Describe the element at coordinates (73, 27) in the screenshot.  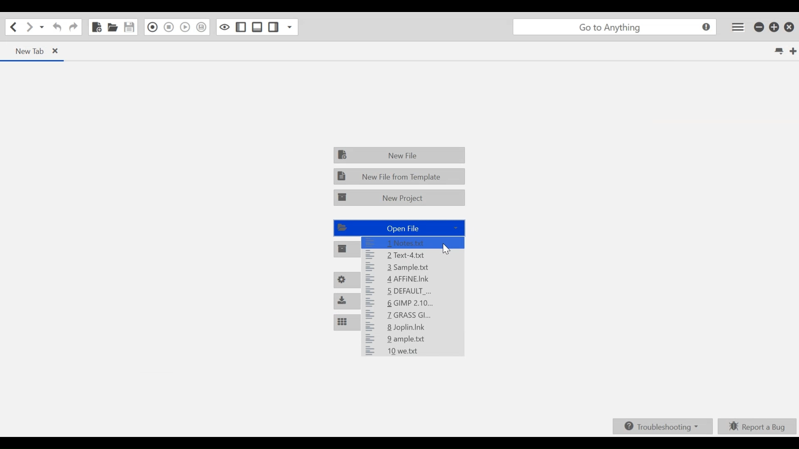
I see `Undo the last action` at that location.